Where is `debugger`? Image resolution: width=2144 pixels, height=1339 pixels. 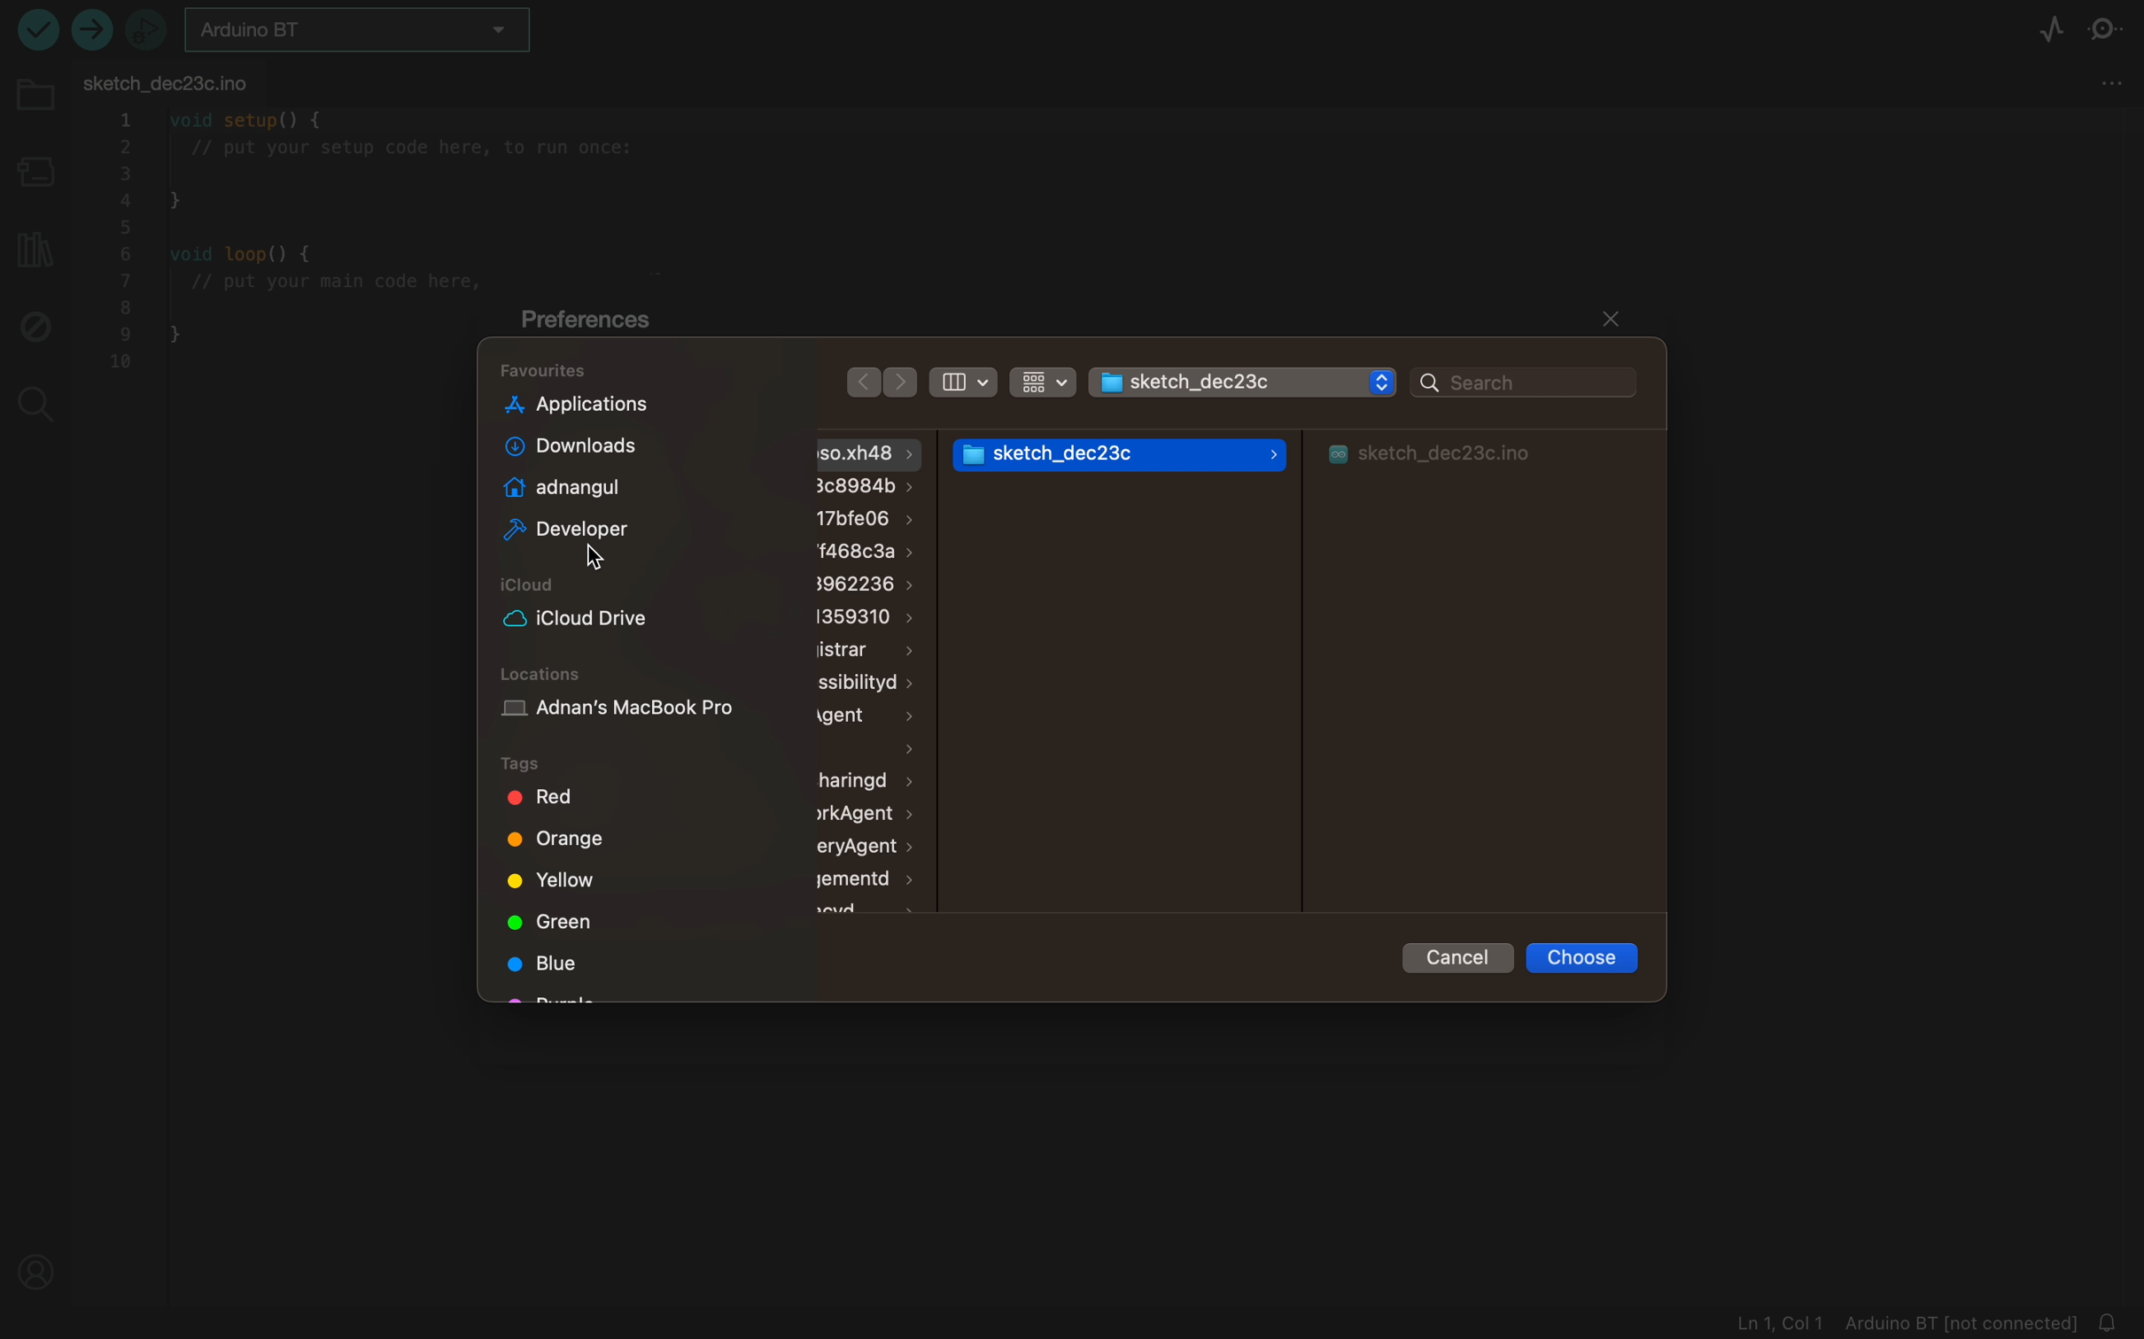 debugger is located at coordinates (37, 325).